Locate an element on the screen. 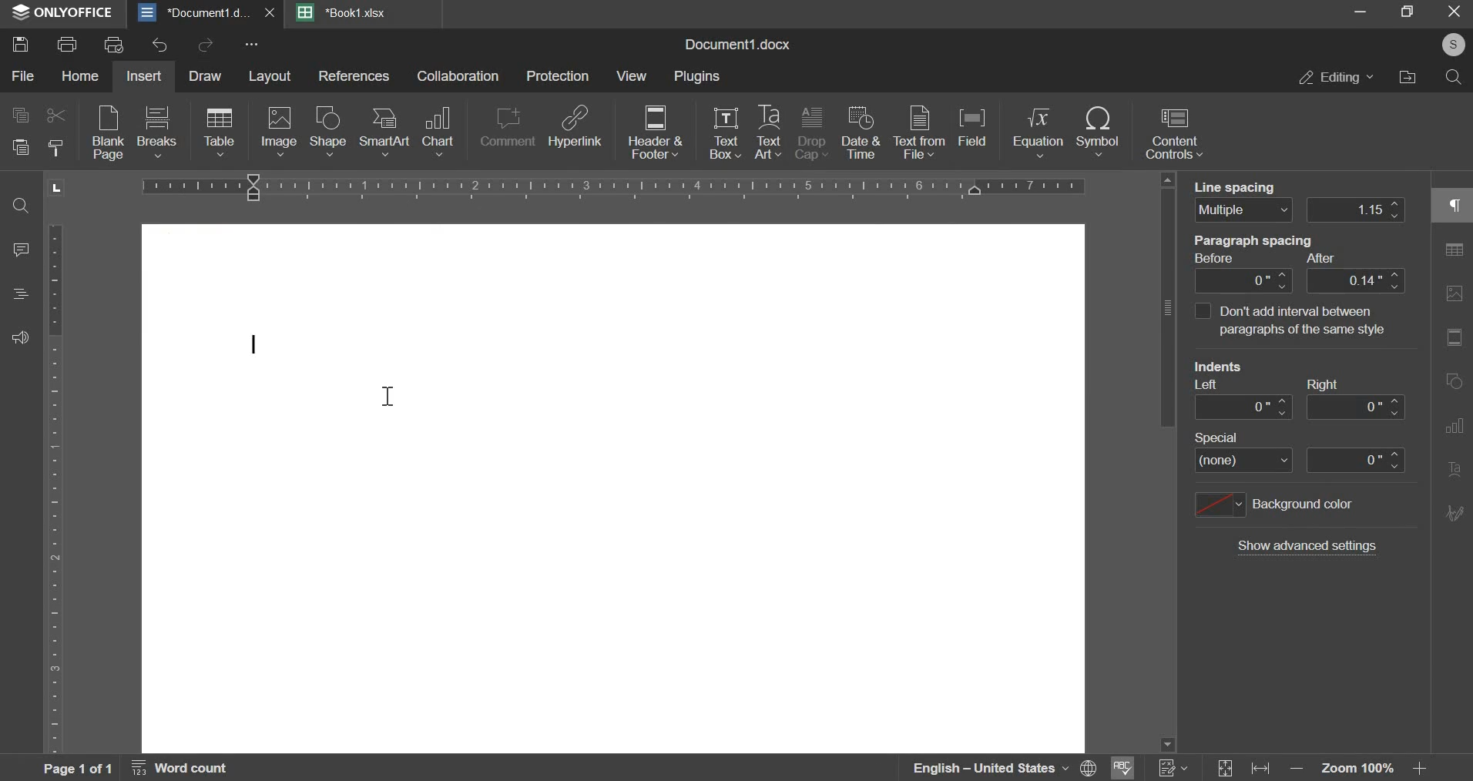  symbol is located at coordinates (1098, 135).